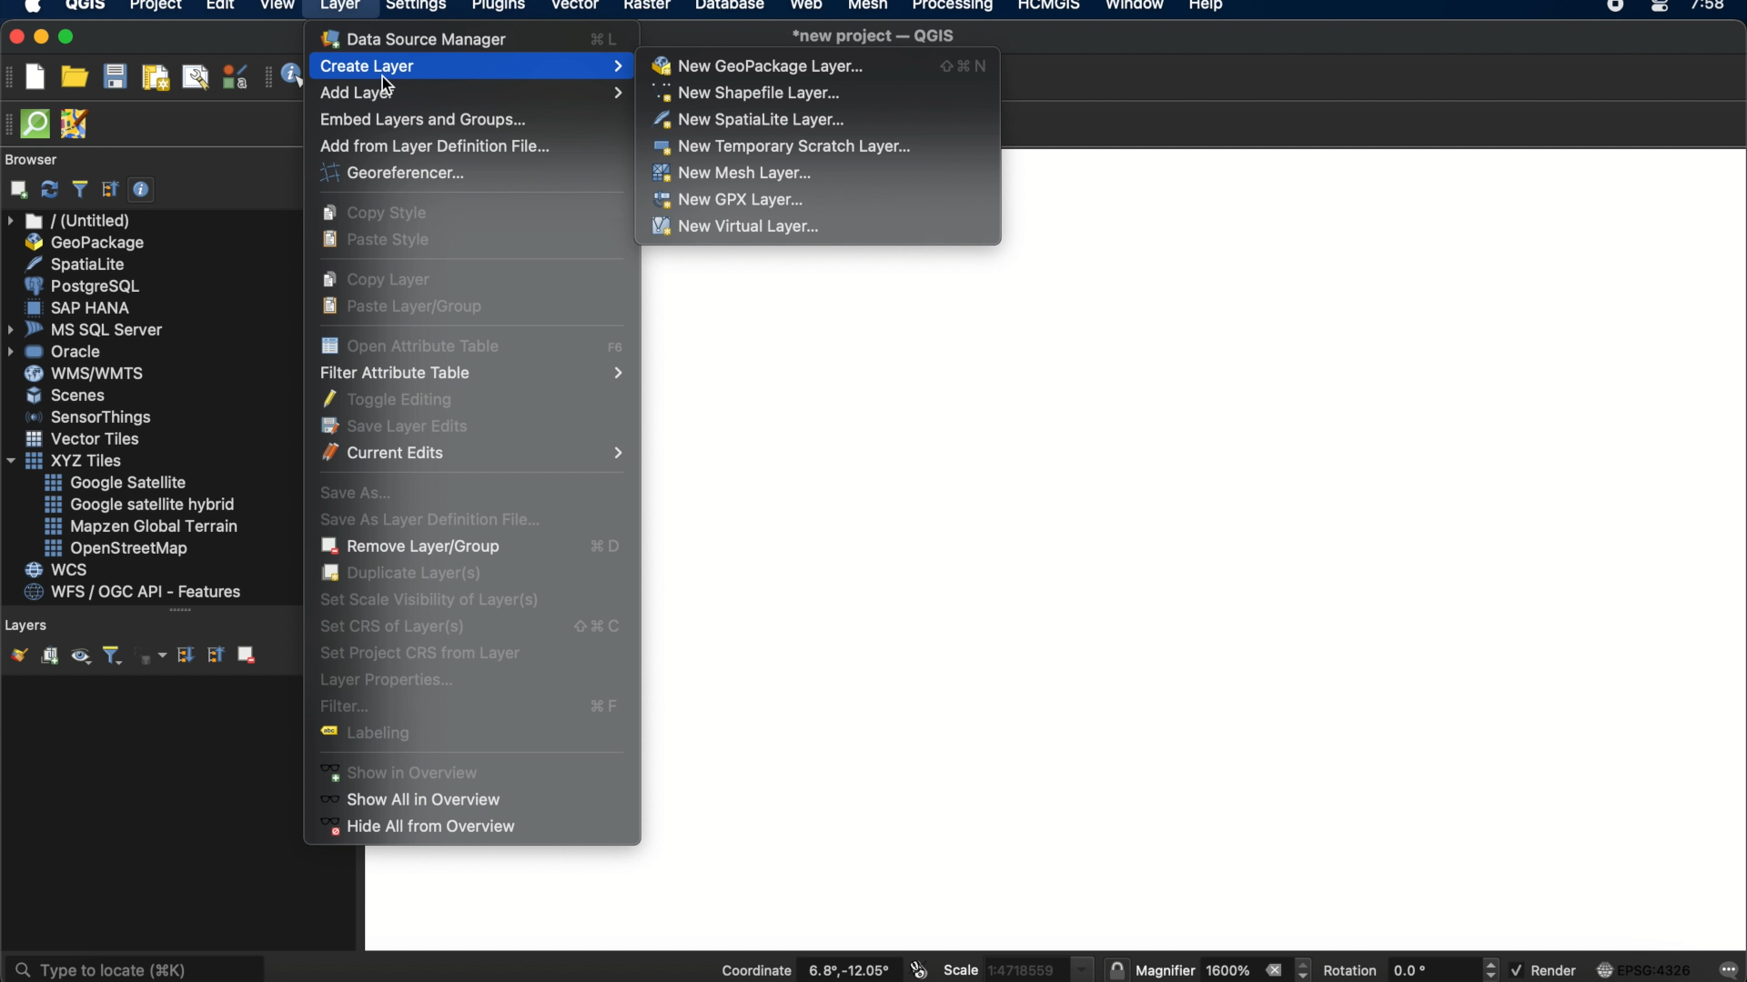 The width and height of the screenshot is (1747, 982). What do you see at coordinates (214, 654) in the screenshot?
I see `collapse all` at bounding box center [214, 654].